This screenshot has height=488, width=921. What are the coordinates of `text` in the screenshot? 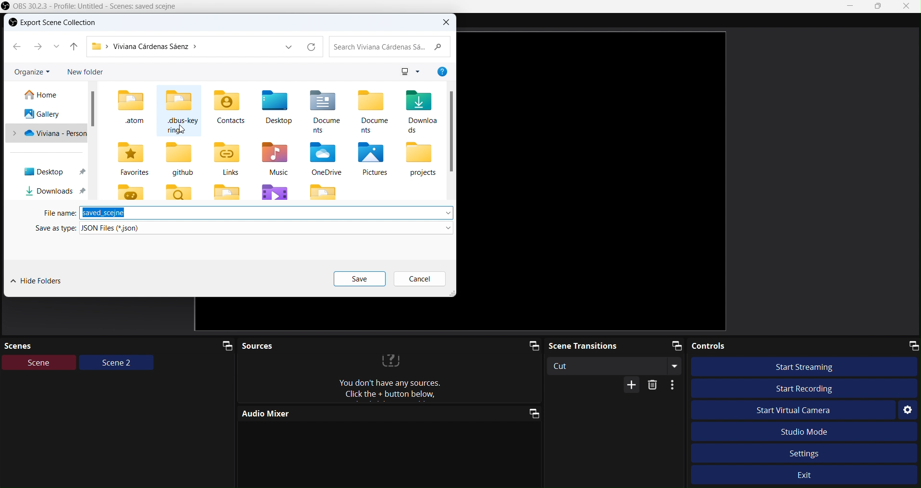 It's located at (394, 380).